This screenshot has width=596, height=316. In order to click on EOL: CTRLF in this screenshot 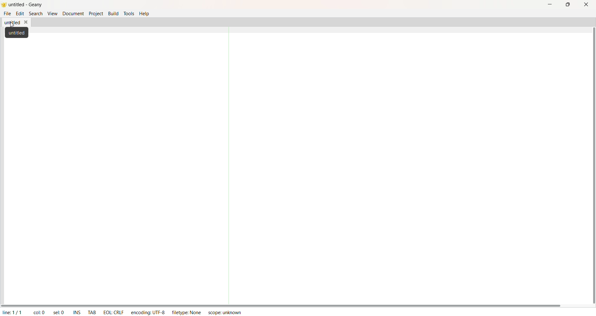, I will do `click(115, 311)`.